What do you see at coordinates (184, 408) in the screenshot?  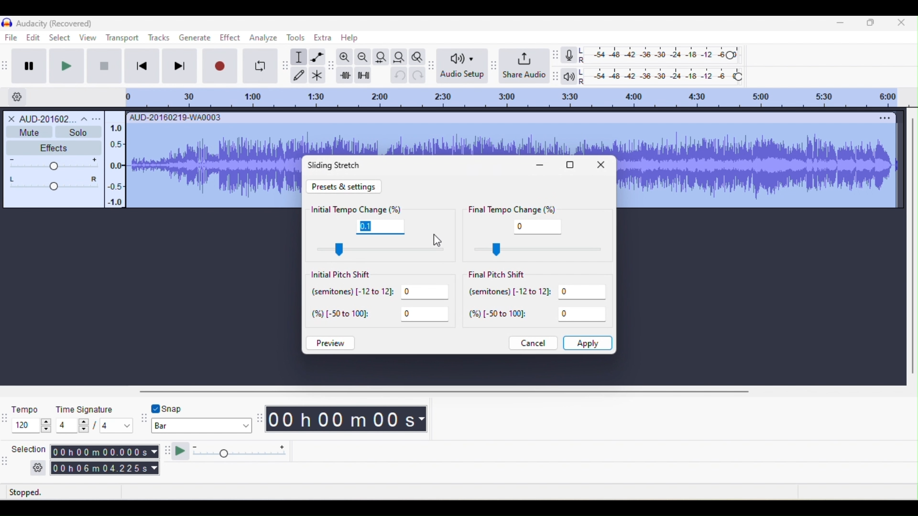 I see `snap` at bounding box center [184, 408].